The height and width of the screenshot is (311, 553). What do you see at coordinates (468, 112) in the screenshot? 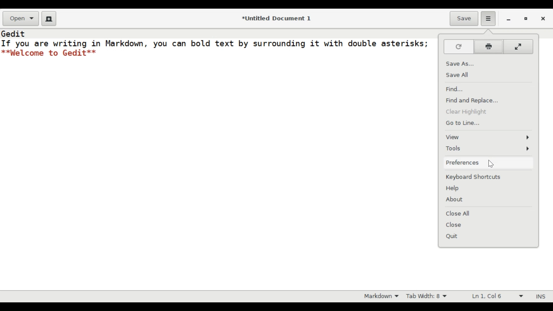
I see `Clear Highlight` at bounding box center [468, 112].